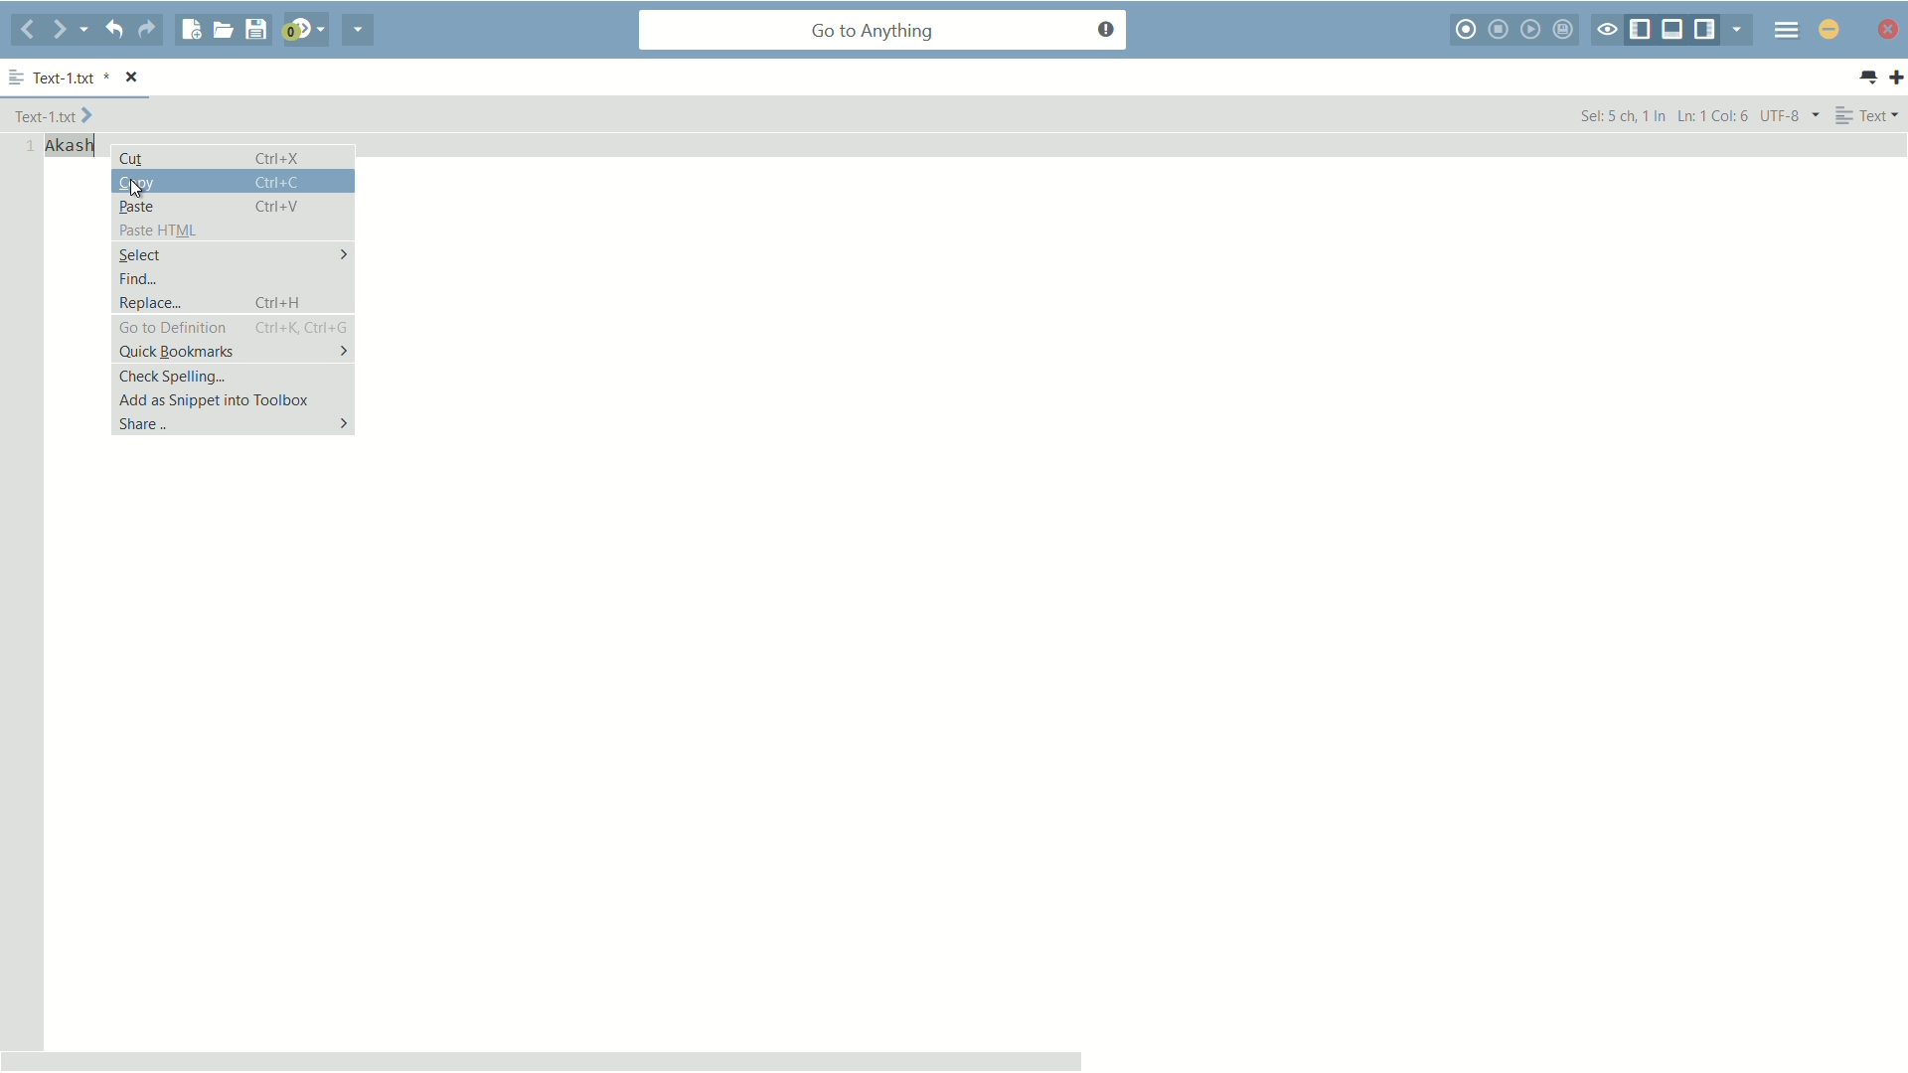  Describe the element at coordinates (231, 254) in the screenshot. I see `select` at that location.